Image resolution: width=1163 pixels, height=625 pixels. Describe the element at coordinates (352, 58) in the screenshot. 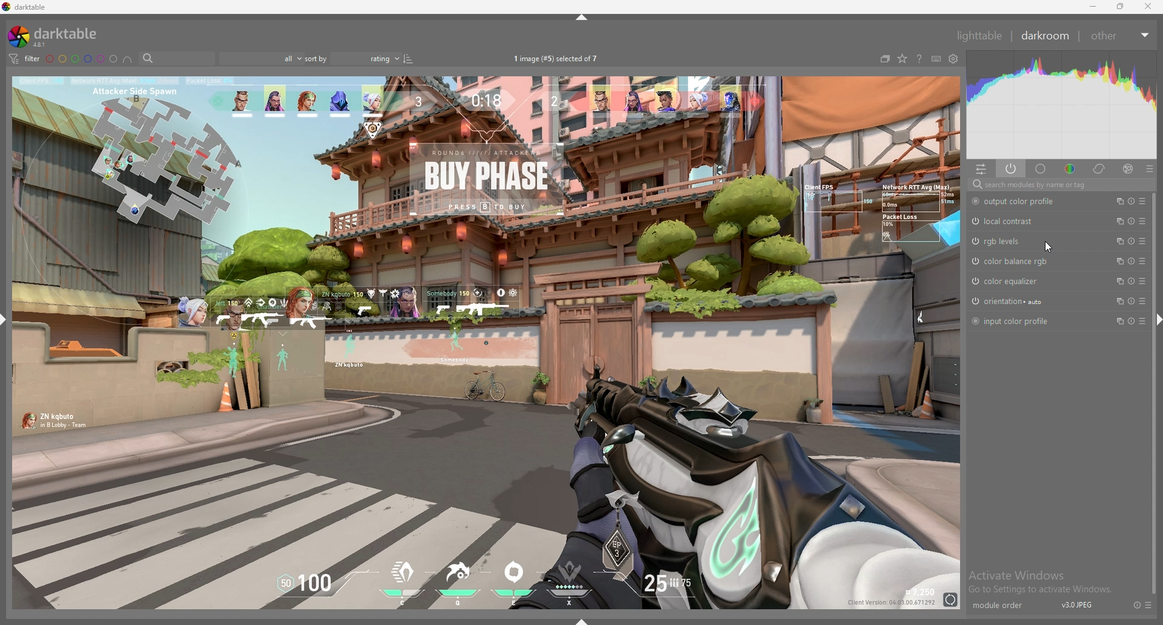

I see `sort by` at that location.